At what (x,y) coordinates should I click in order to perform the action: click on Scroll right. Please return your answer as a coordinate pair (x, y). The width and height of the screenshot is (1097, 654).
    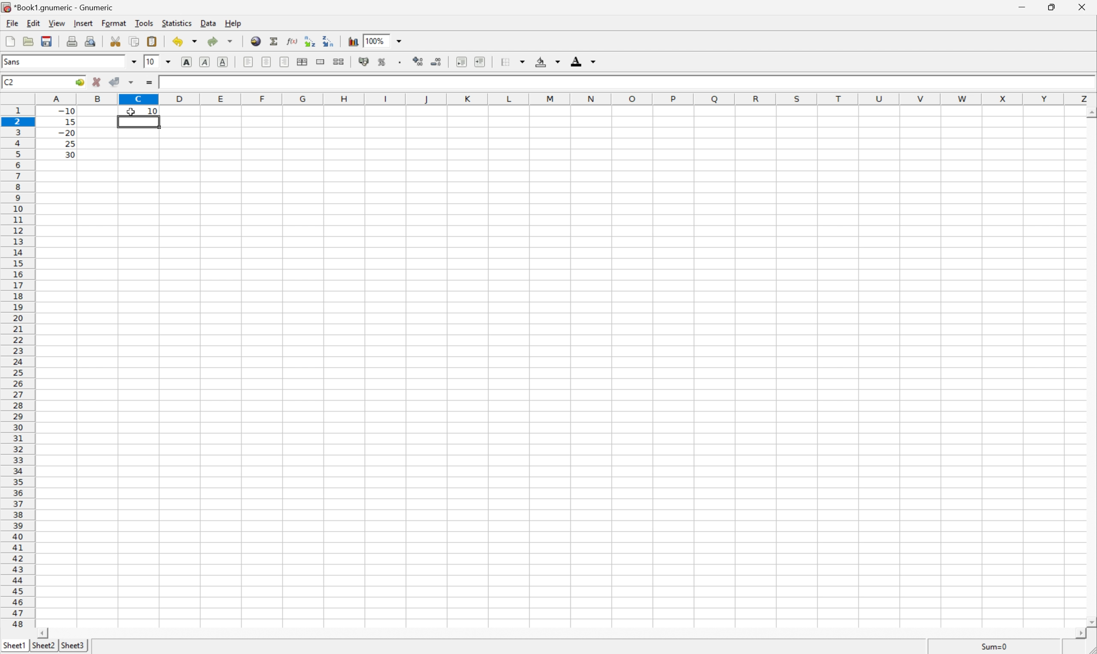
    Looking at the image, I should click on (1076, 634).